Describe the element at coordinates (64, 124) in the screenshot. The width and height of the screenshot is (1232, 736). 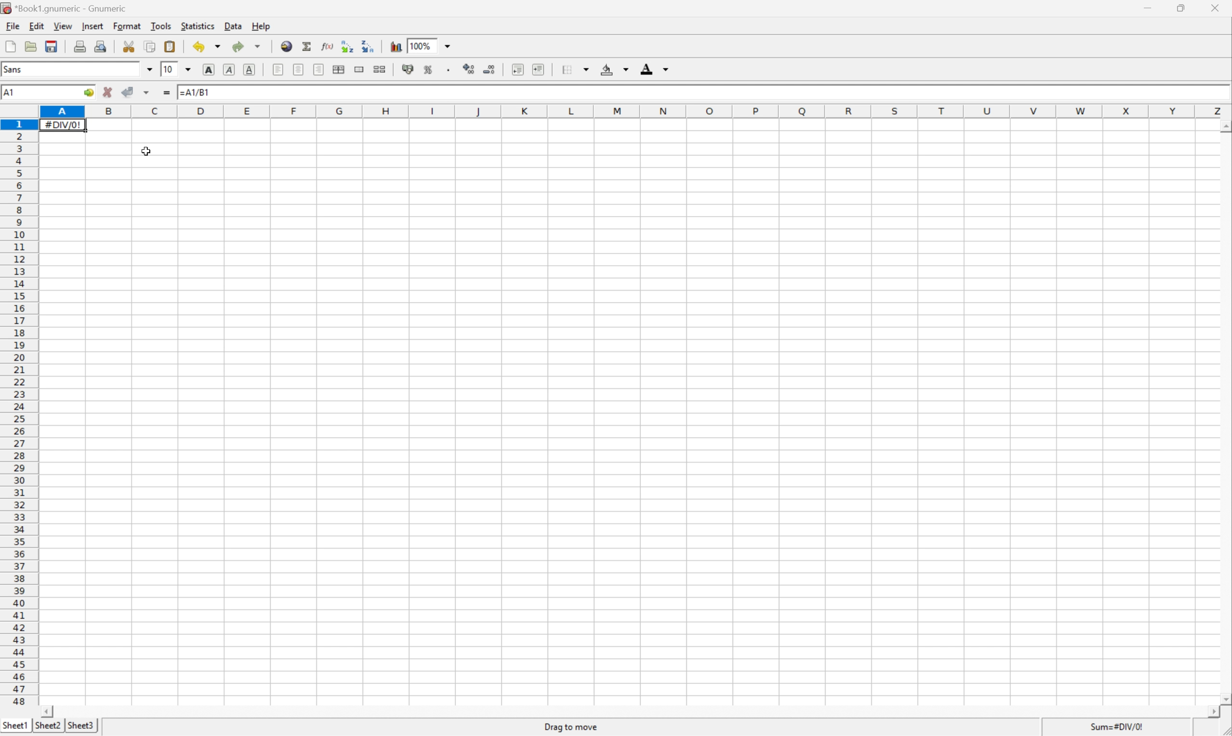
I see `#DIV/0!` at that location.